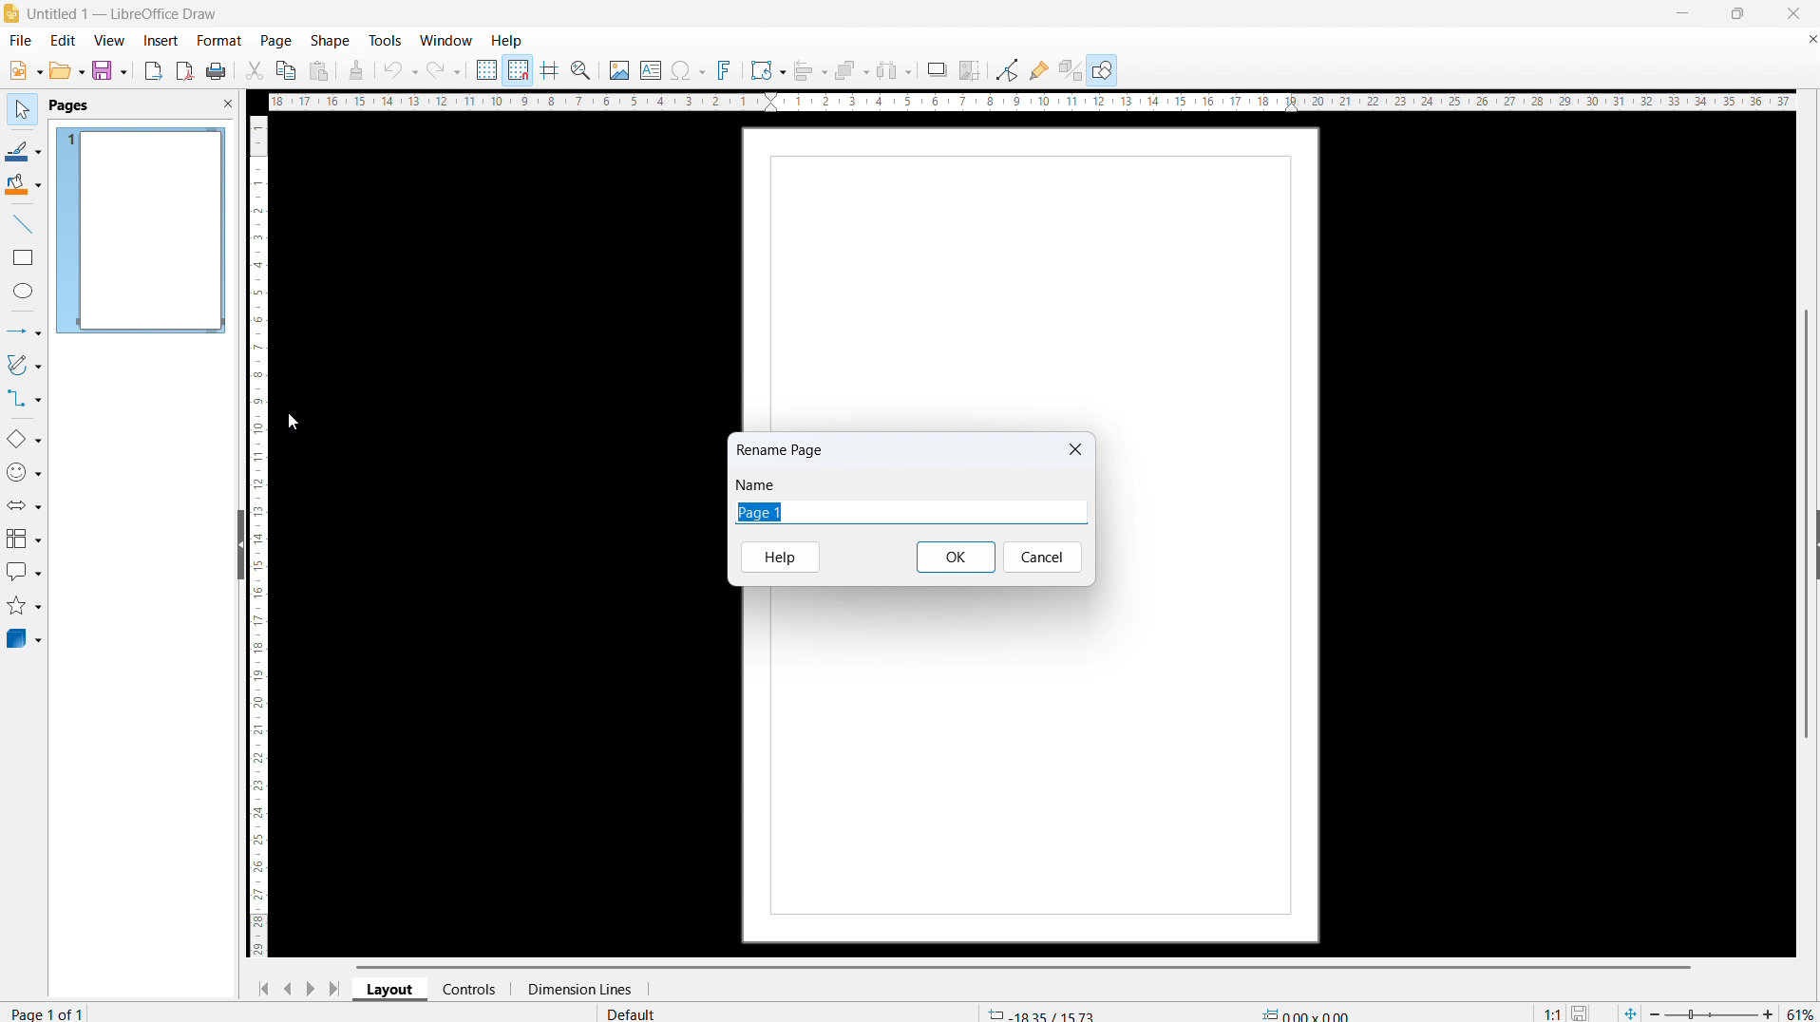 Image resolution: width=1820 pixels, height=1022 pixels. What do you see at coordinates (936, 68) in the screenshot?
I see `shadow` at bounding box center [936, 68].